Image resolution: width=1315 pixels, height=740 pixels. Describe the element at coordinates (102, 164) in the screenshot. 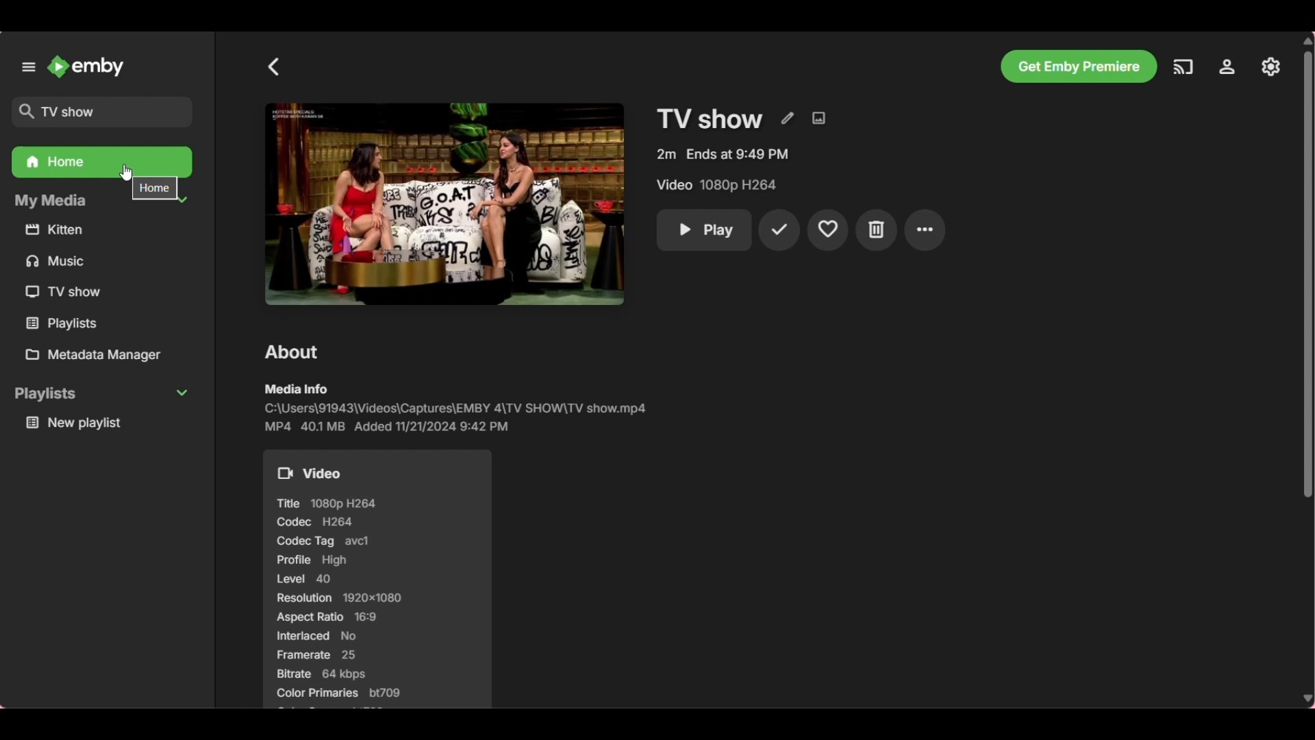

I see `Home` at that location.